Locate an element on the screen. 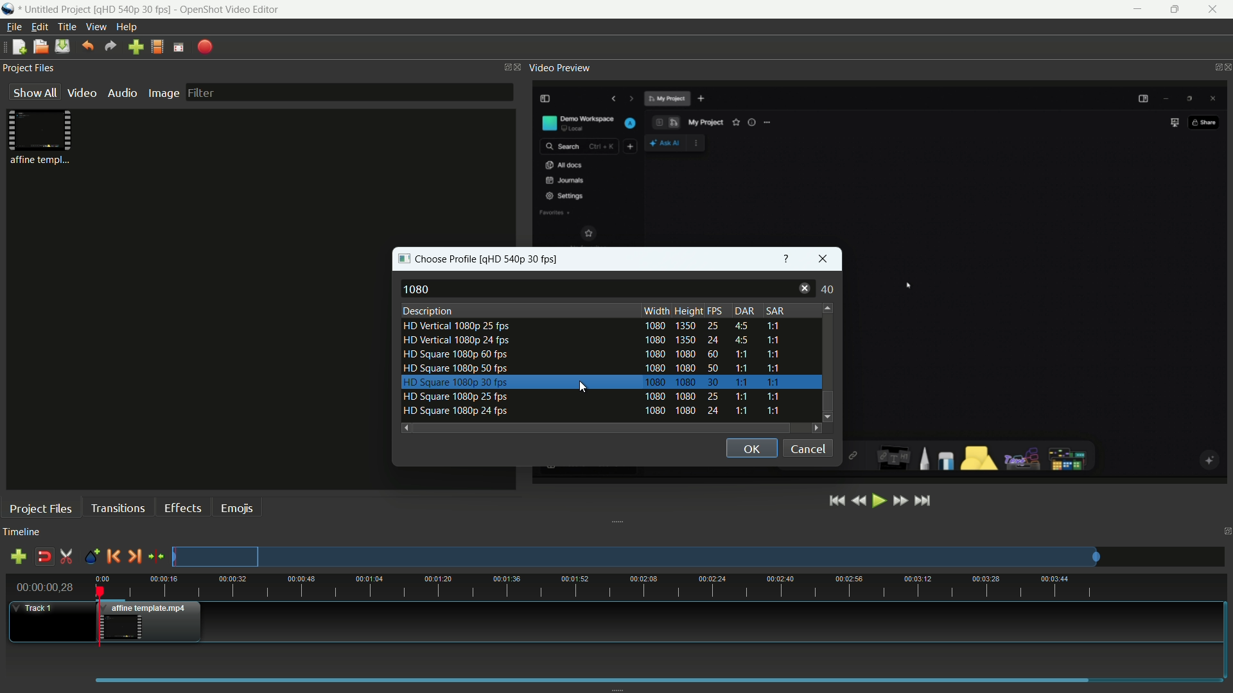 The height and width of the screenshot is (693, 1233). image is located at coordinates (164, 94).